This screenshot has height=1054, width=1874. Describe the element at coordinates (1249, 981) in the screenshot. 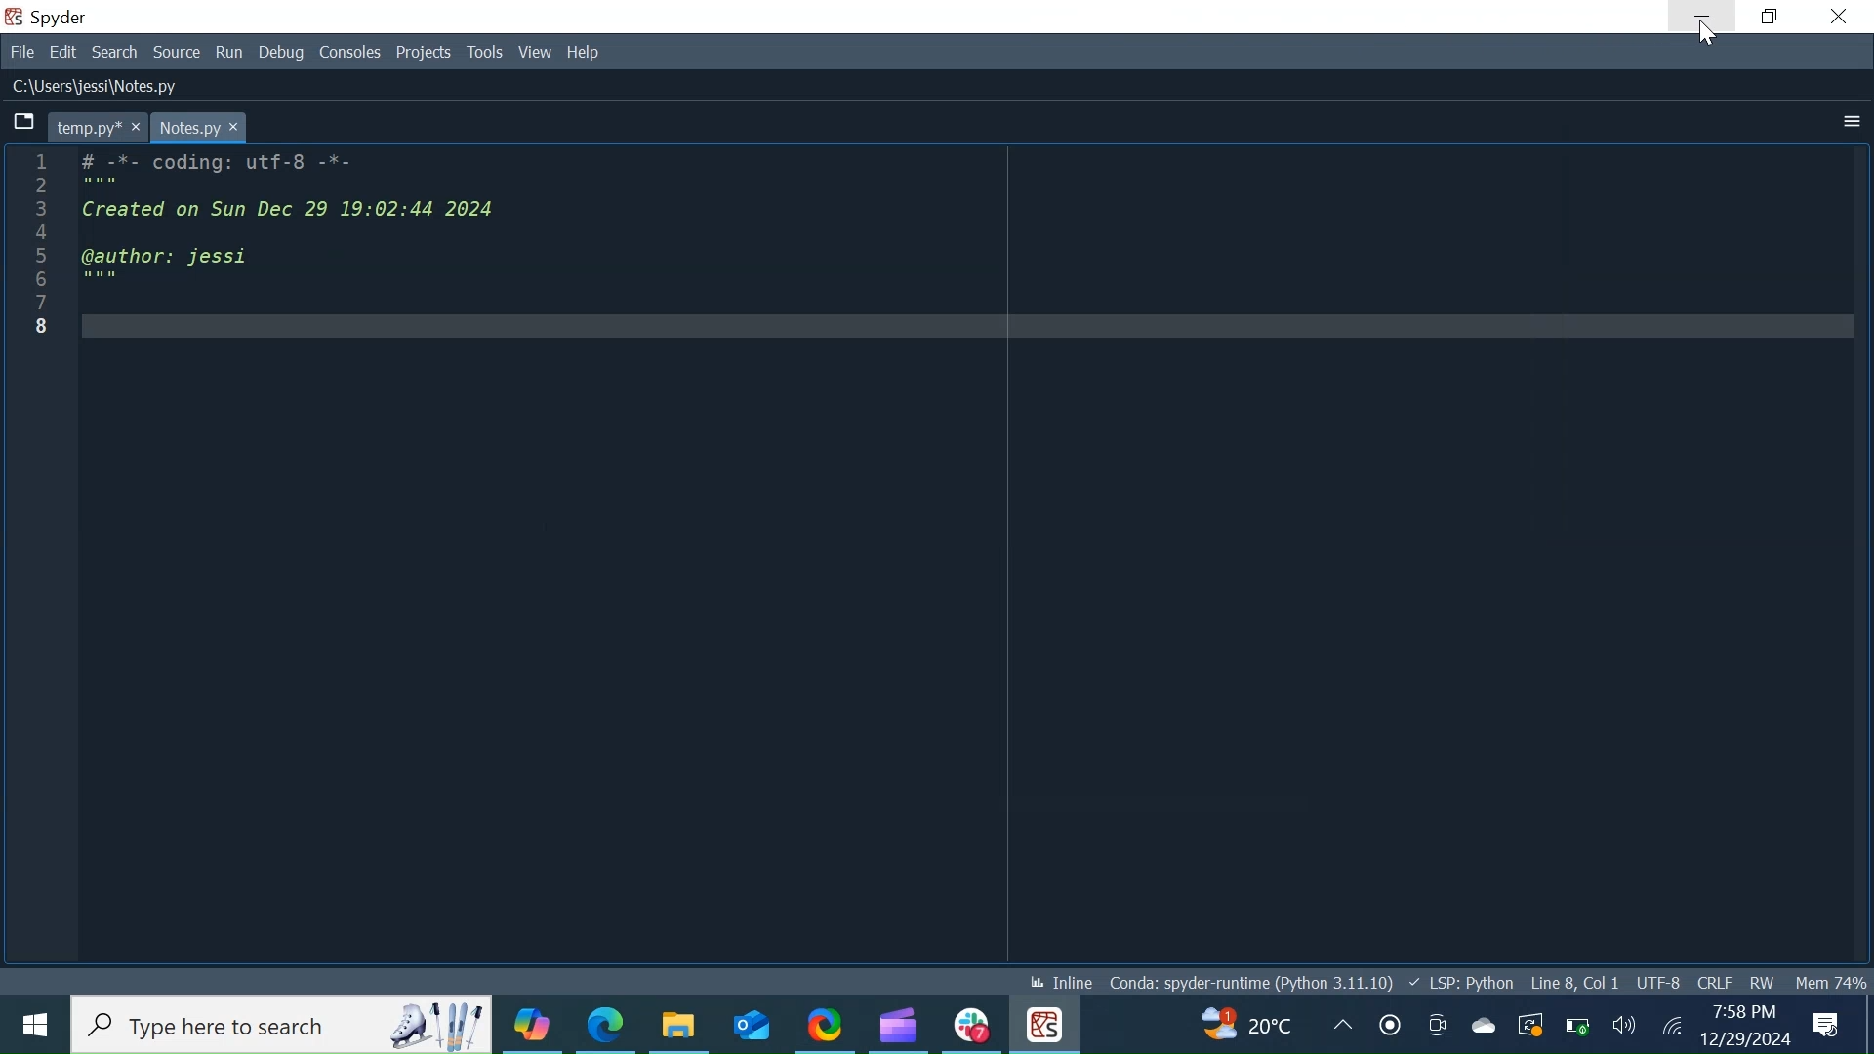

I see `Conda spyder-runtime (Python 3.11.10)` at that location.